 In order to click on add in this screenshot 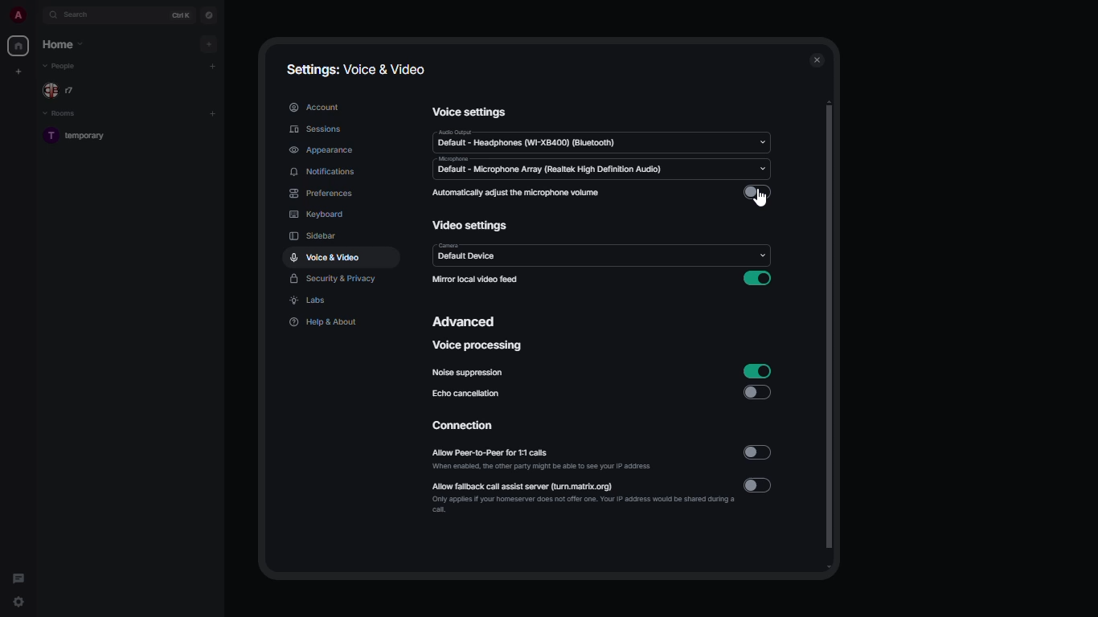, I will do `click(215, 113)`.